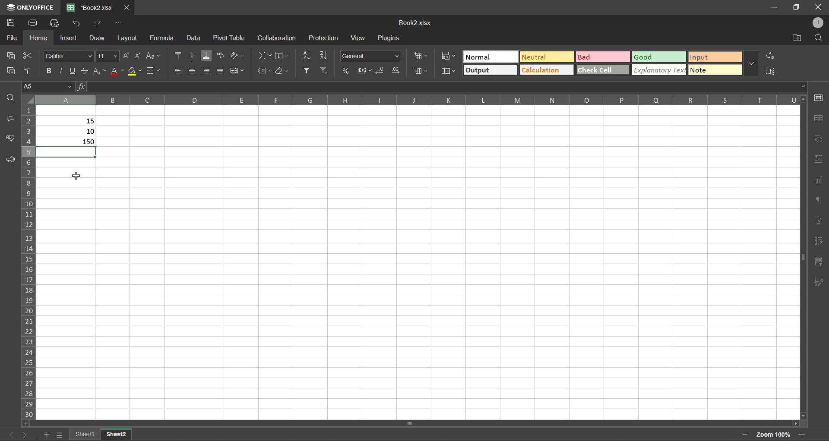  What do you see at coordinates (325, 38) in the screenshot?
I see `protection` at bounding box center [325, 38].